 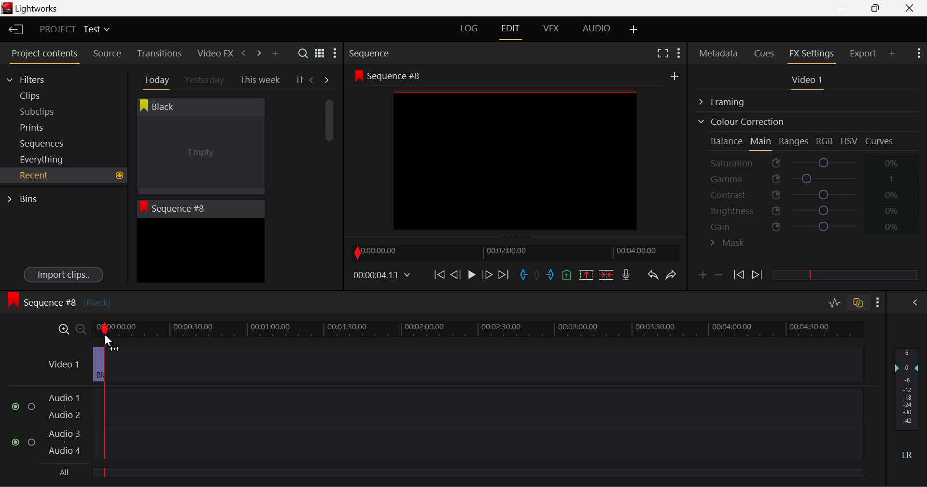 I want to click on Framing Section, so click(x=730, y=100).